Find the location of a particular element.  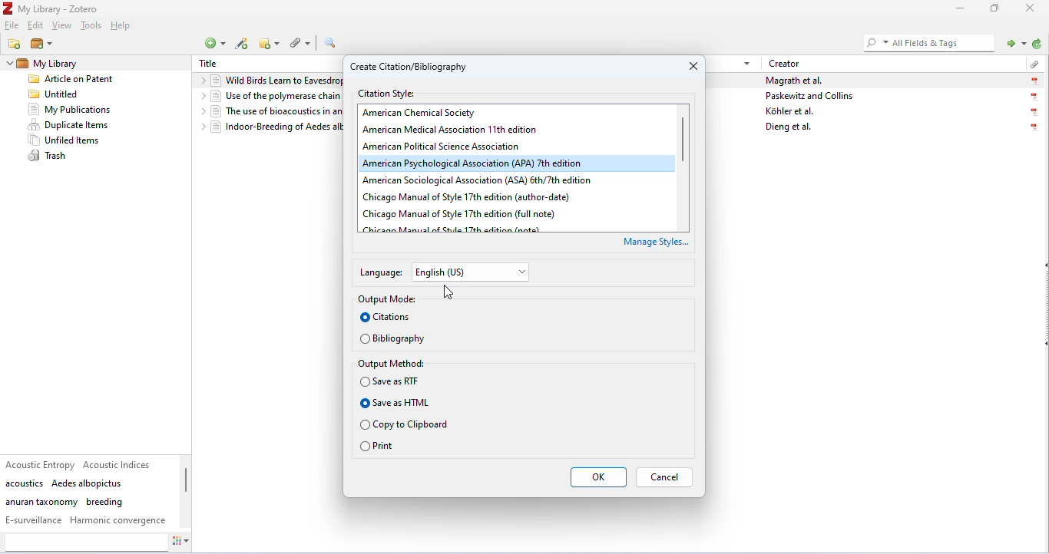

help is located at coordinates (123, 26).